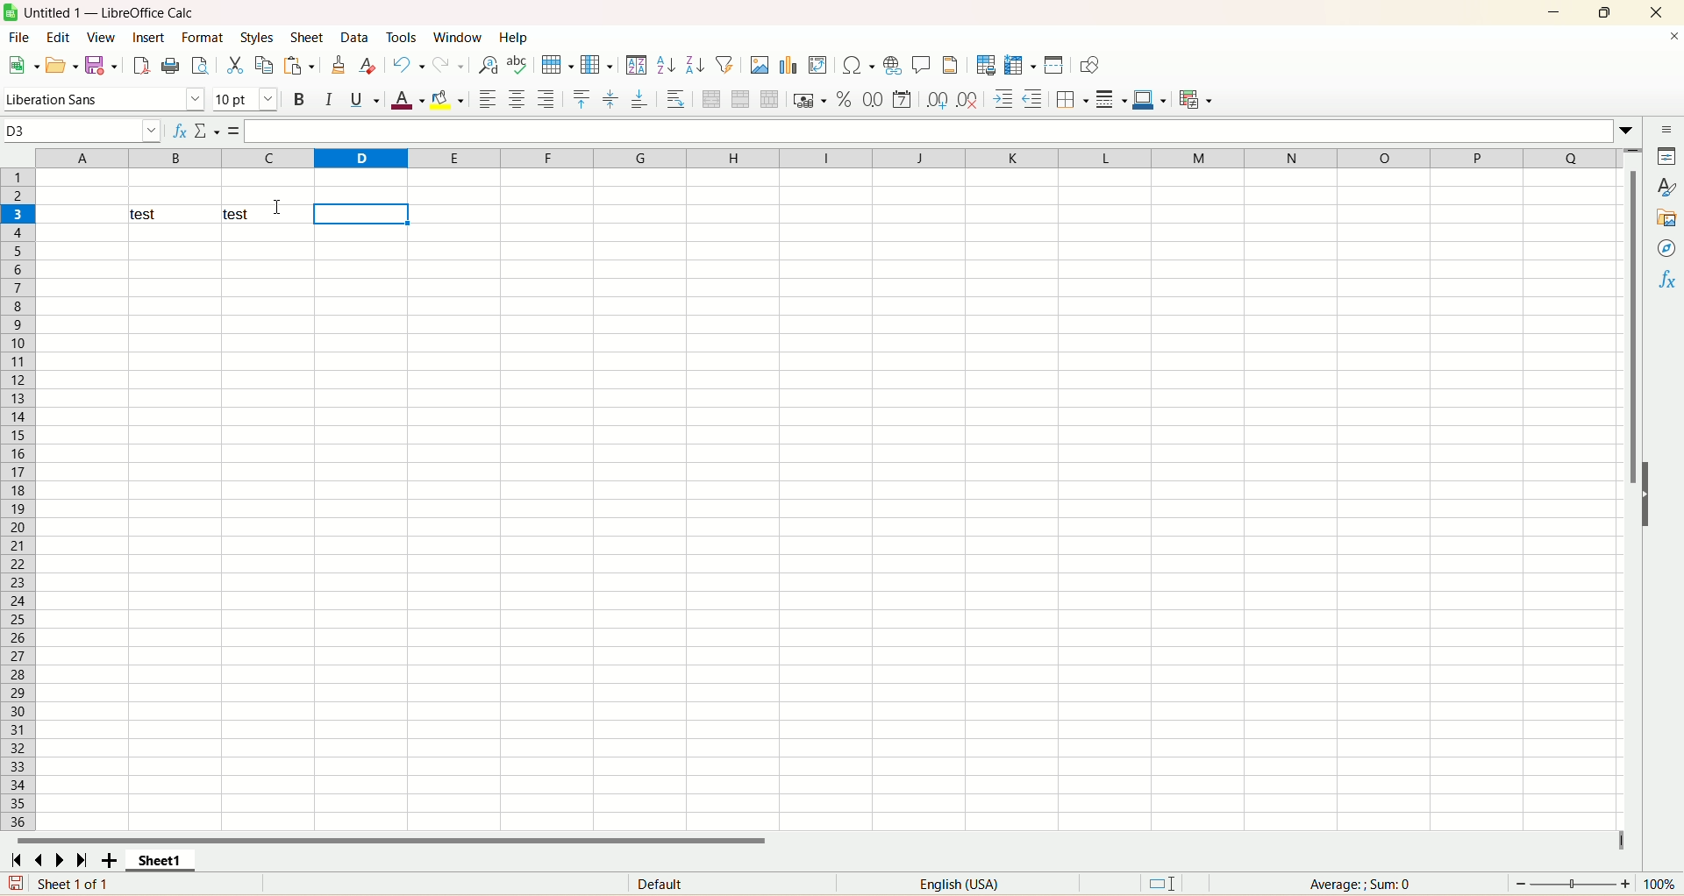 The image size is (1684, 896). What do you see at coordinates (18, 215) in the screenshot?
I see `active row number` at bounding box center [18, 215].